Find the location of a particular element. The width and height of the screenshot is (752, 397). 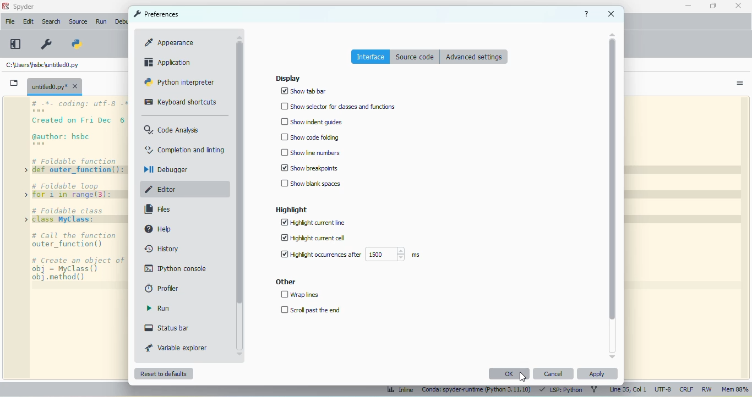

code analysis is located at coordinates (171, 130).